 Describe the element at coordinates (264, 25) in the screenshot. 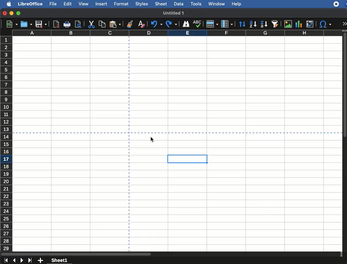

I see `descending` at that location.